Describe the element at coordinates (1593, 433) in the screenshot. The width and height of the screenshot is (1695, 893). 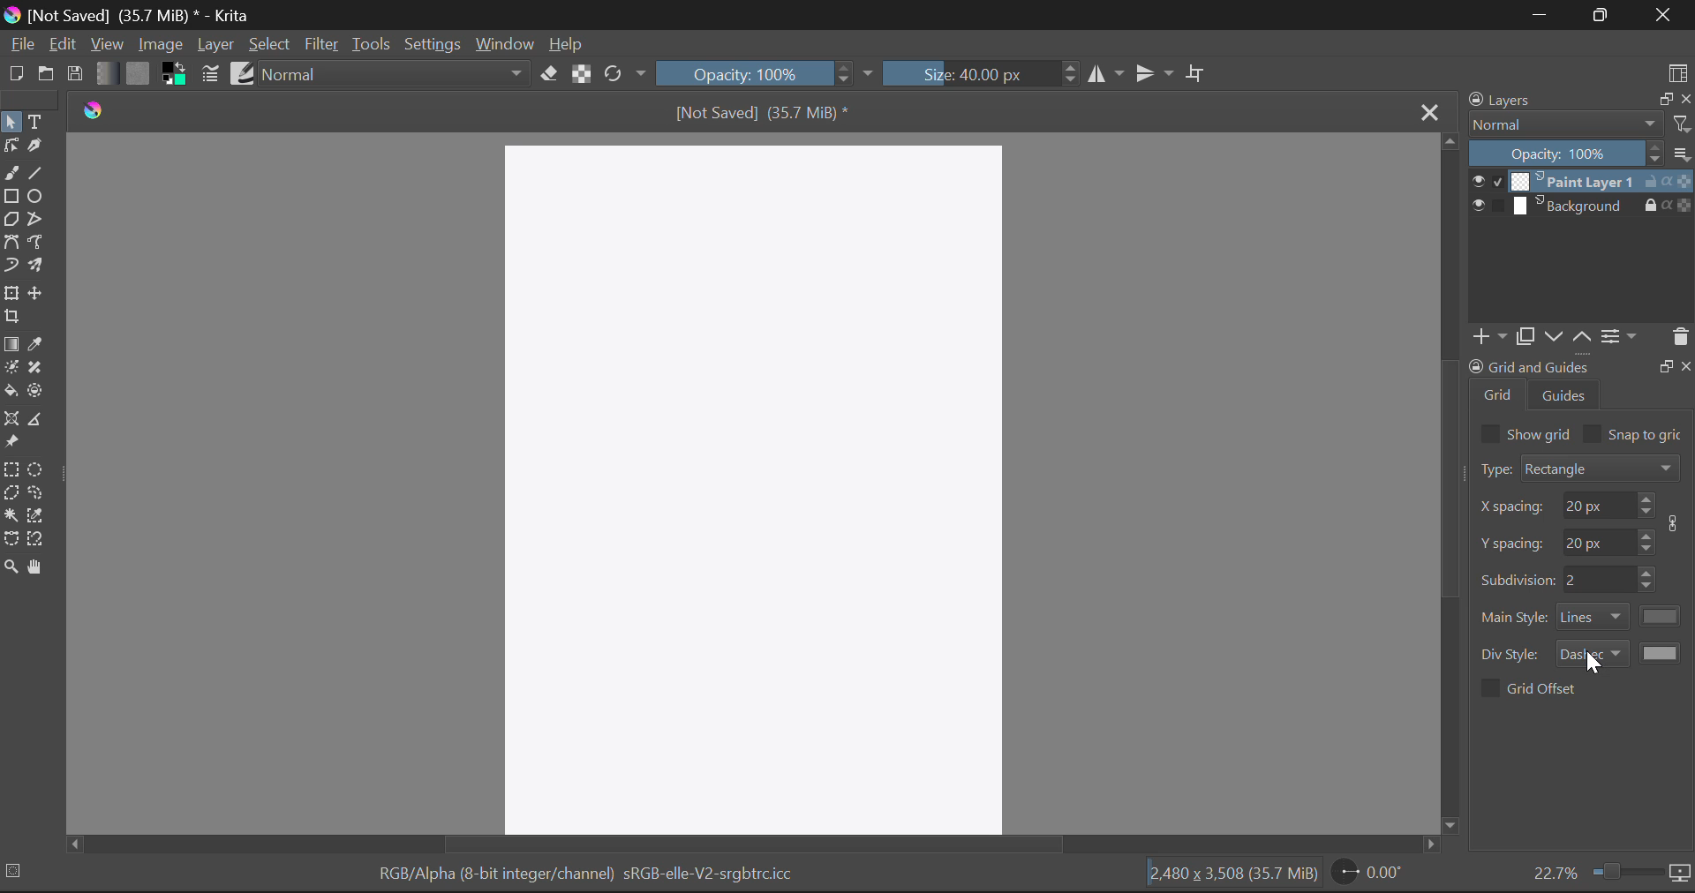
I see `checkbox` at that location.